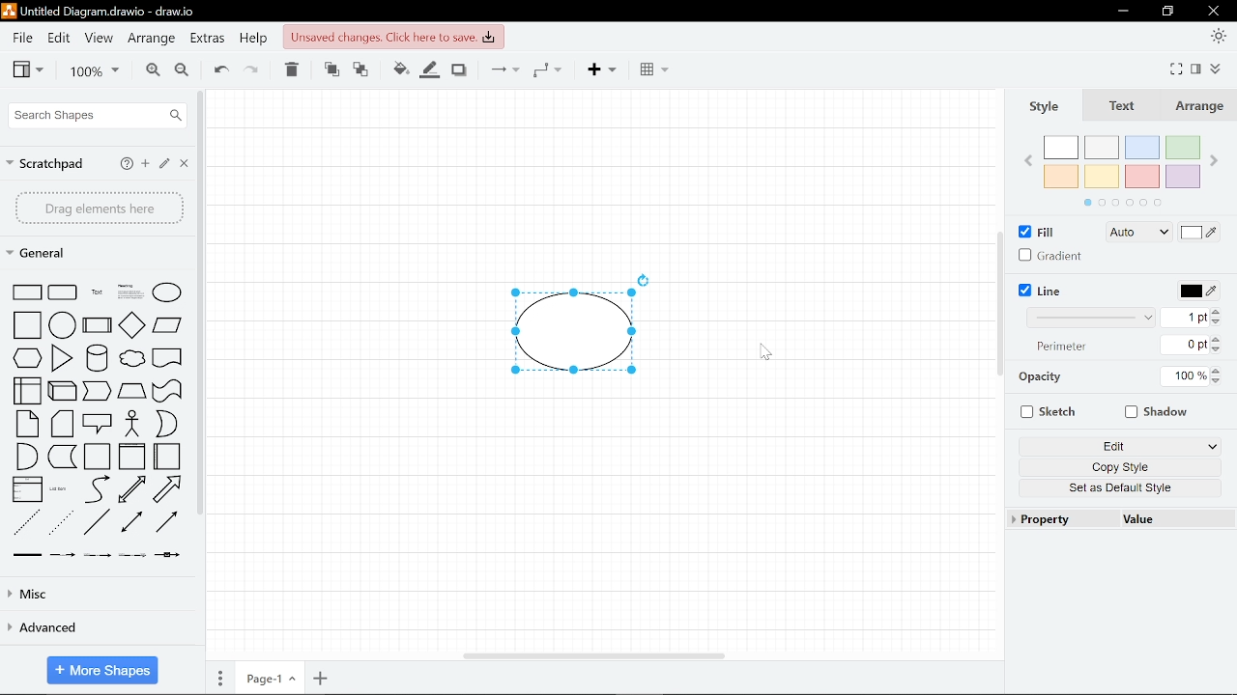  Describe the element at coordinates (398, 70) in the screenshot. I see `Fill colour` at that location.